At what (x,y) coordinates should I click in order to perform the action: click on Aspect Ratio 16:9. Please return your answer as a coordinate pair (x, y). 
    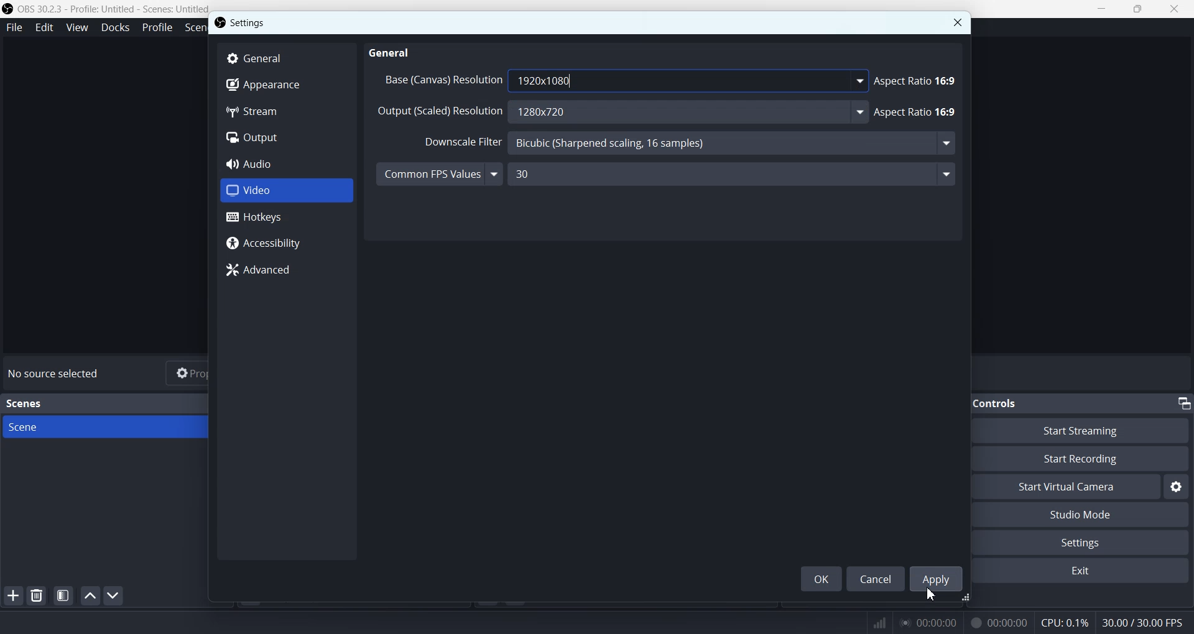
    Looking at the image, I should click on (919, 112).